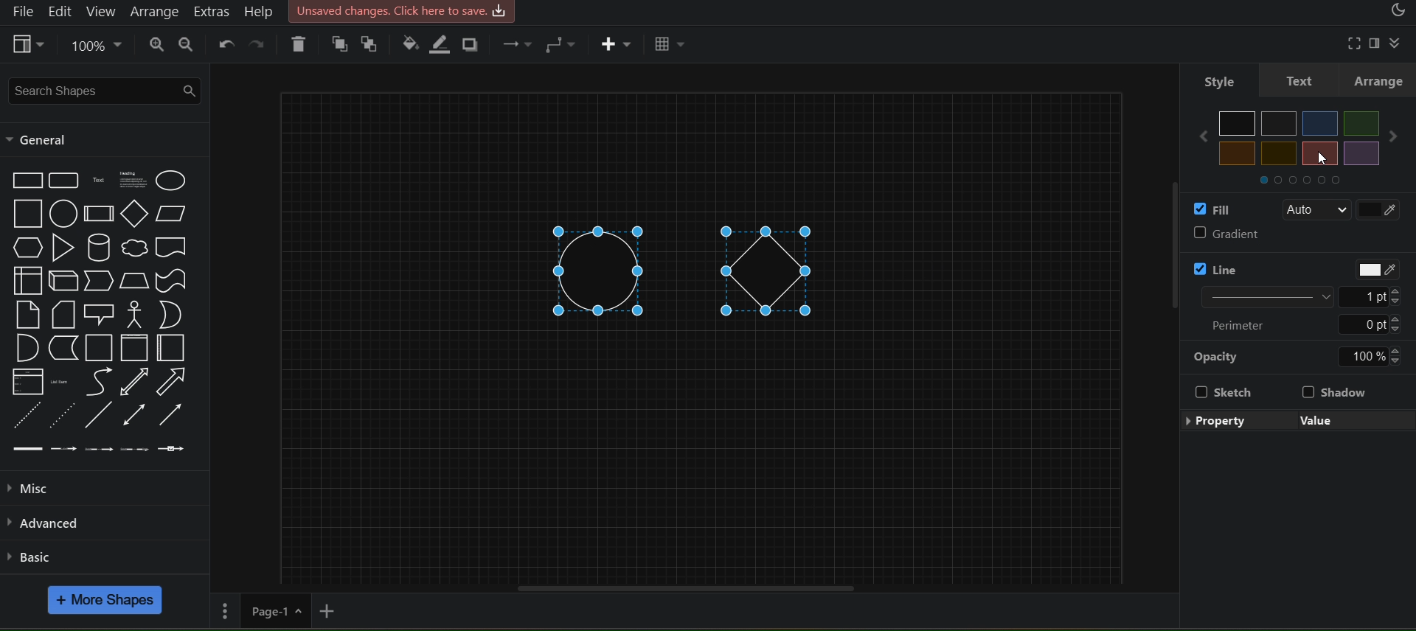 The height and width of the screenshot is (631, 1416). Describe the element at coordinates (1394, 41) in the screenshot. I see `collapase/expand` at that location.